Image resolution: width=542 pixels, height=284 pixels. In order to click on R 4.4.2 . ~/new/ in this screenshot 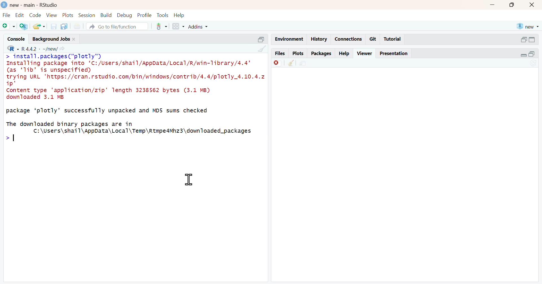, I will do `click(40, 48)`.